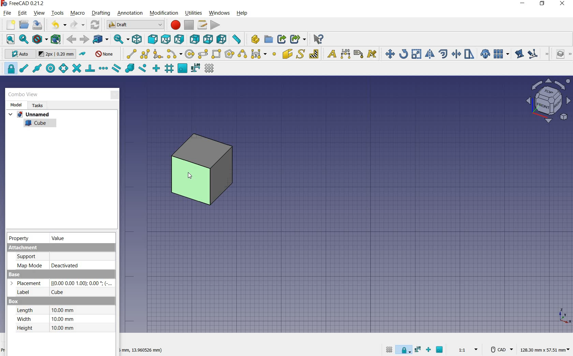 The height and width of the screenshot is (356, 573). What do you see at coordinates (259, 55) in the screenshot?
I see `Bezier tools` at bounding box center [259, 55].